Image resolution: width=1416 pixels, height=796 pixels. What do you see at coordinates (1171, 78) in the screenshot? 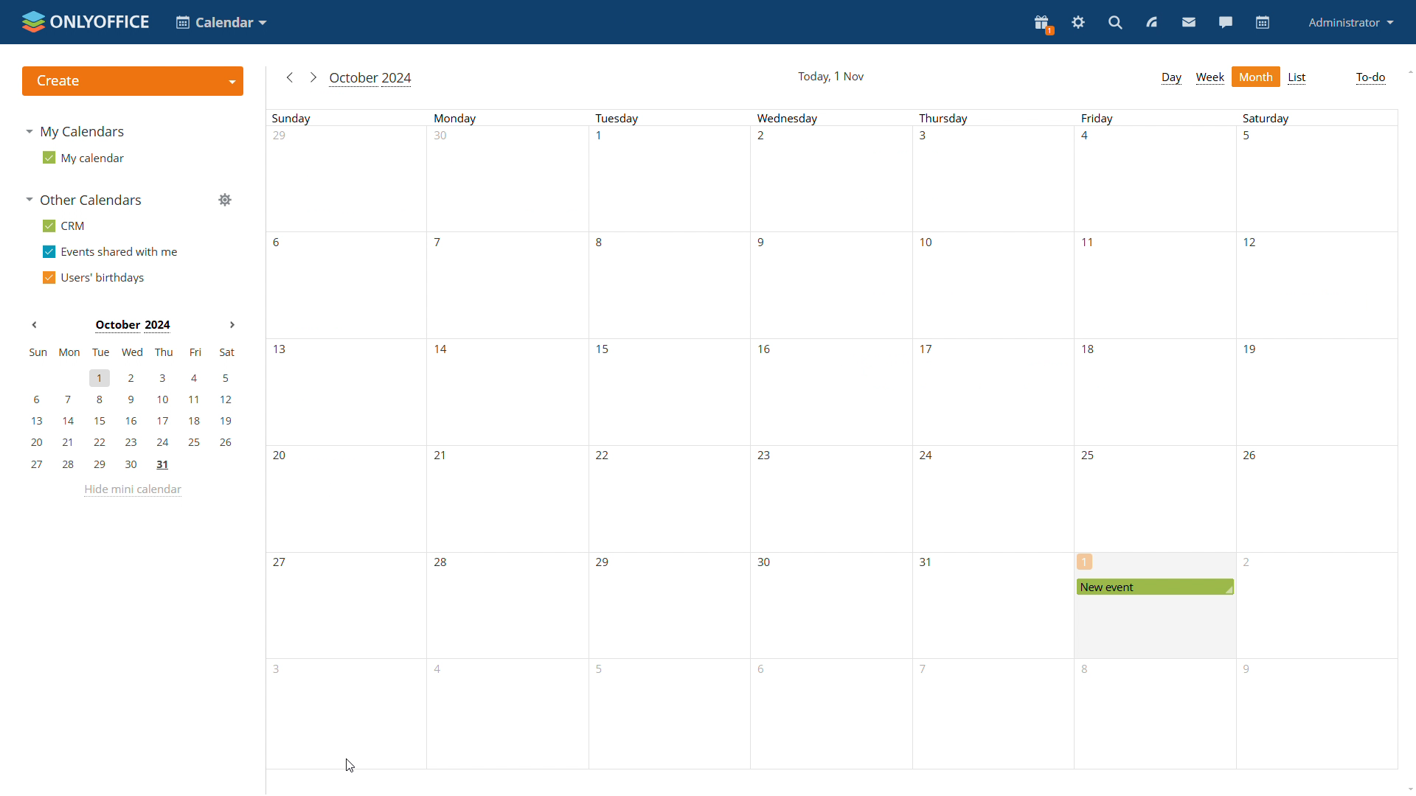
I see `day view` at bounding box center [1171, 78].